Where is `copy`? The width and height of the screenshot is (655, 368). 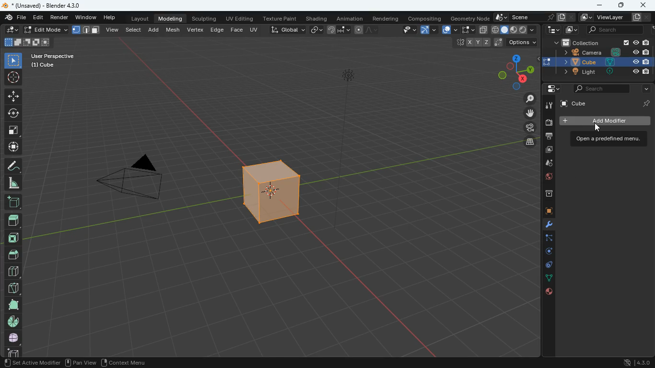
copy is located at coordinates (483, 30).